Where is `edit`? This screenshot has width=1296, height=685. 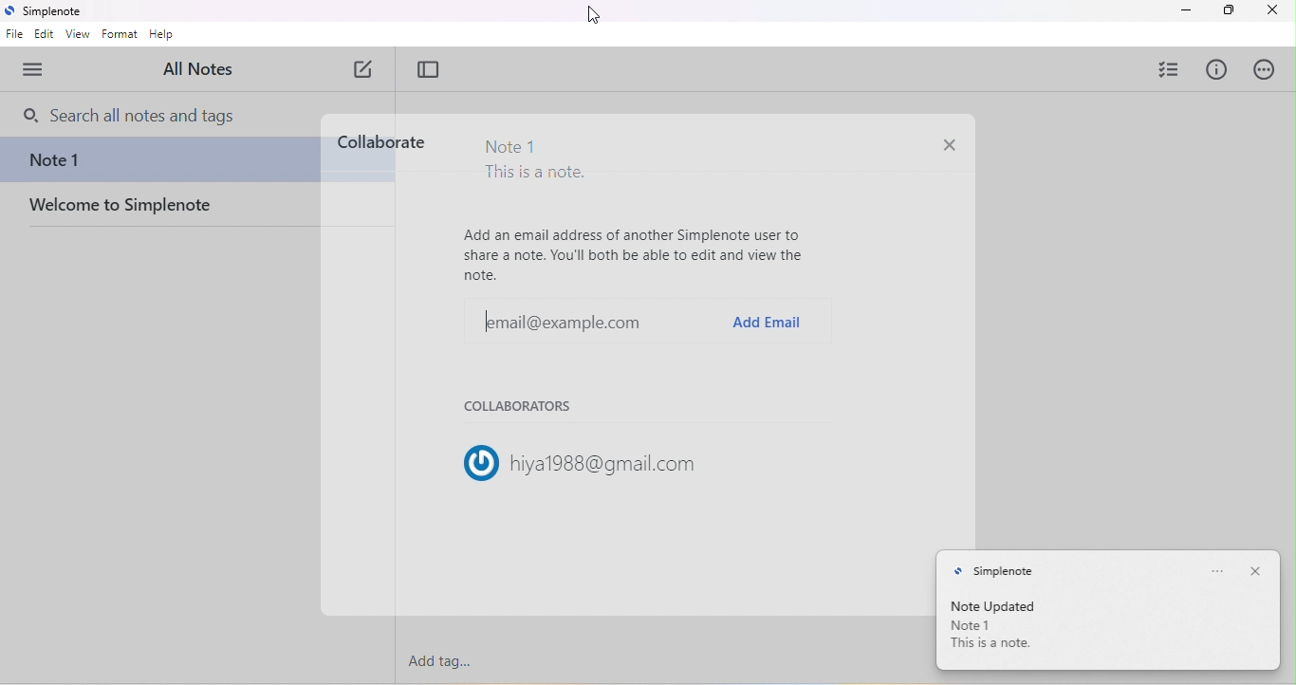
edit is located at coordinates (46, 35).